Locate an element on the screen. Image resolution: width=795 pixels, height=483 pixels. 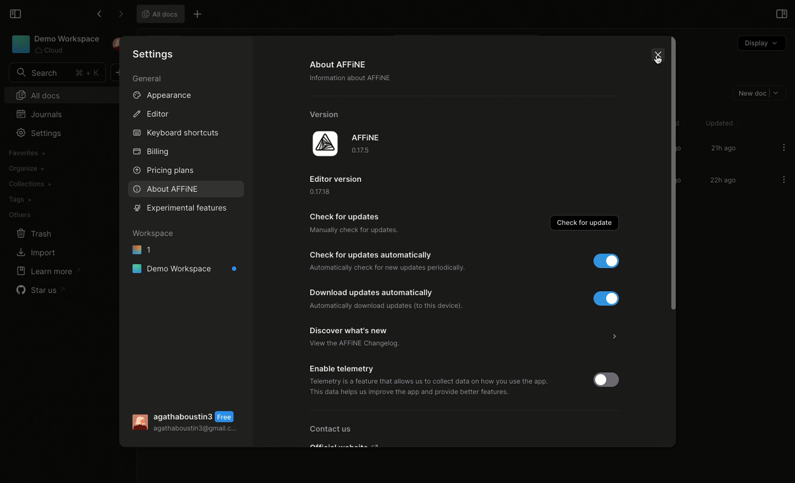
Tags is located at coordinates (19, 200).